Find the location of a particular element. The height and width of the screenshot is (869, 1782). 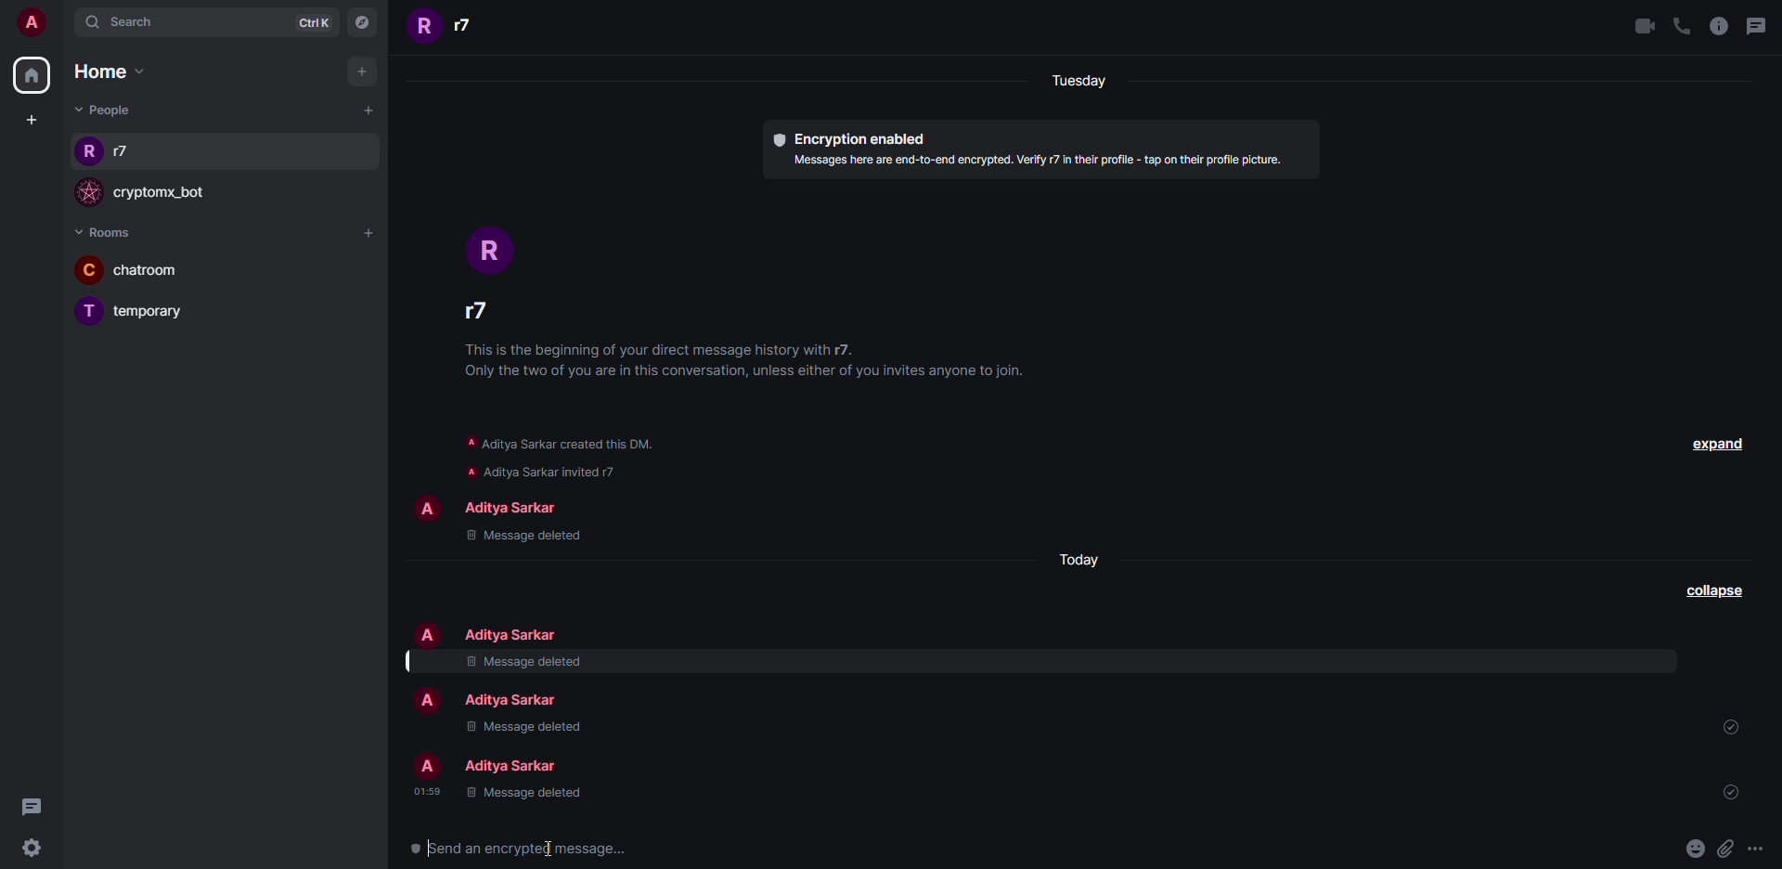

attach is located at coordinates (1724, 848).